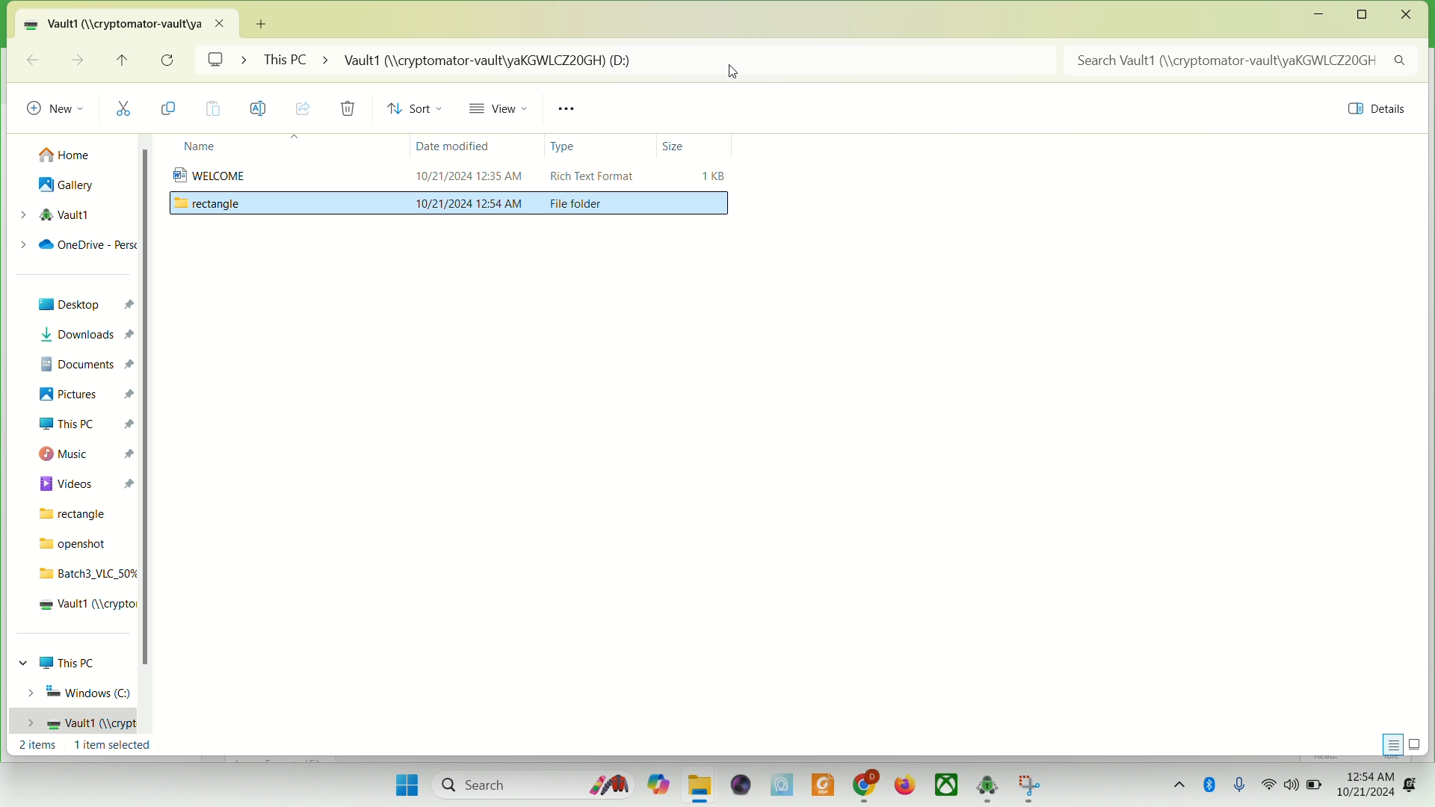  I want to click on pictures, so click(87, 395).